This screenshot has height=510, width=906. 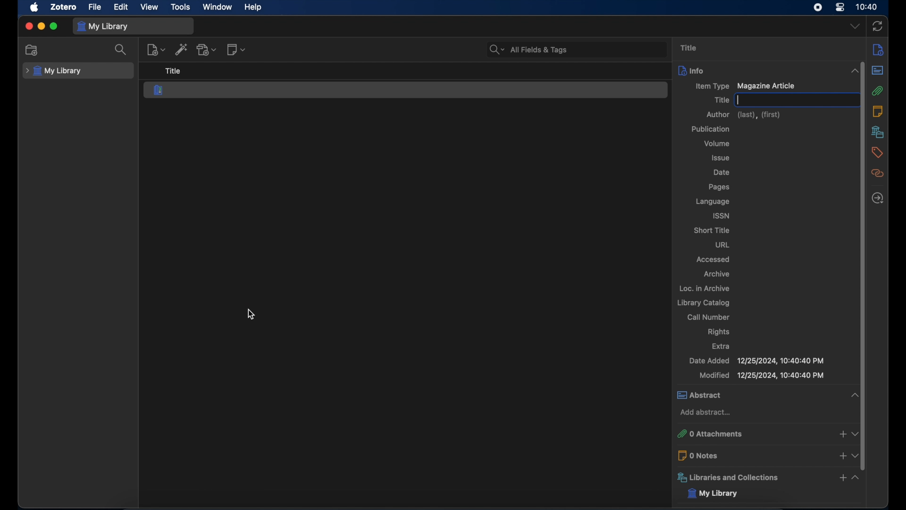 What do you see at coordinates (840, 8) in the screenshot?
I see `control center` at bounding box center [840, 8].